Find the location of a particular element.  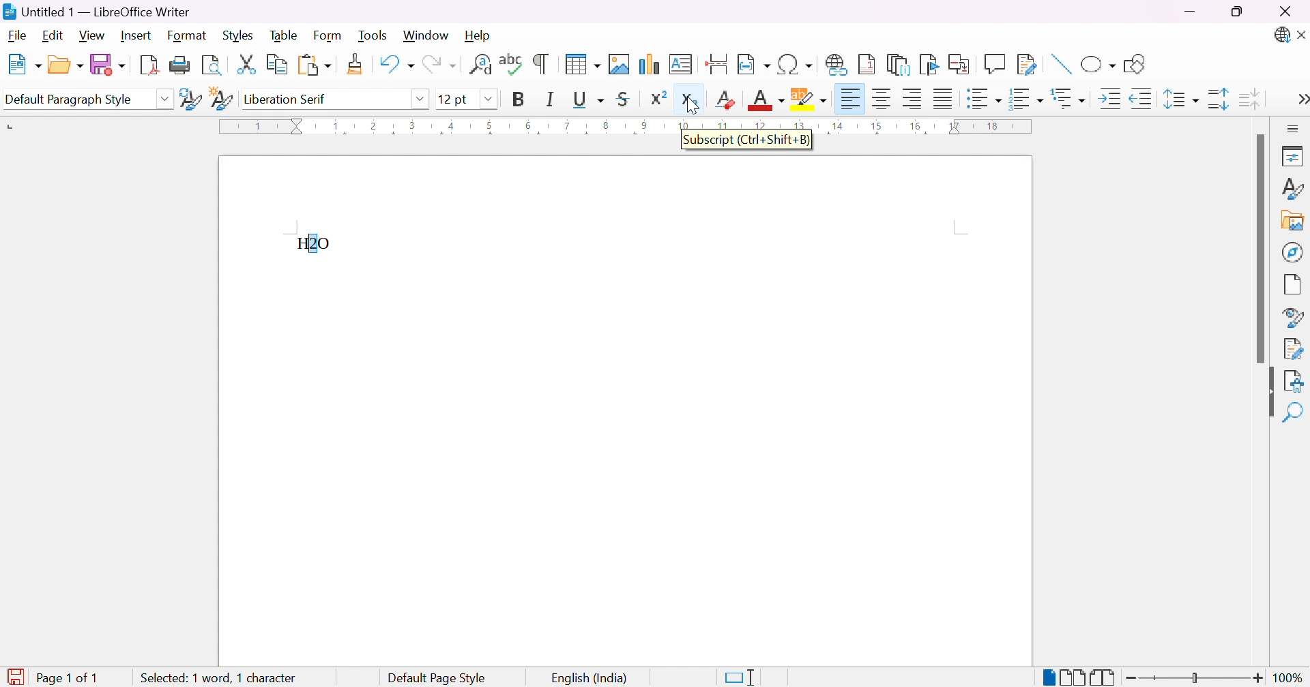

Redo is located at coordinates (438, 67).